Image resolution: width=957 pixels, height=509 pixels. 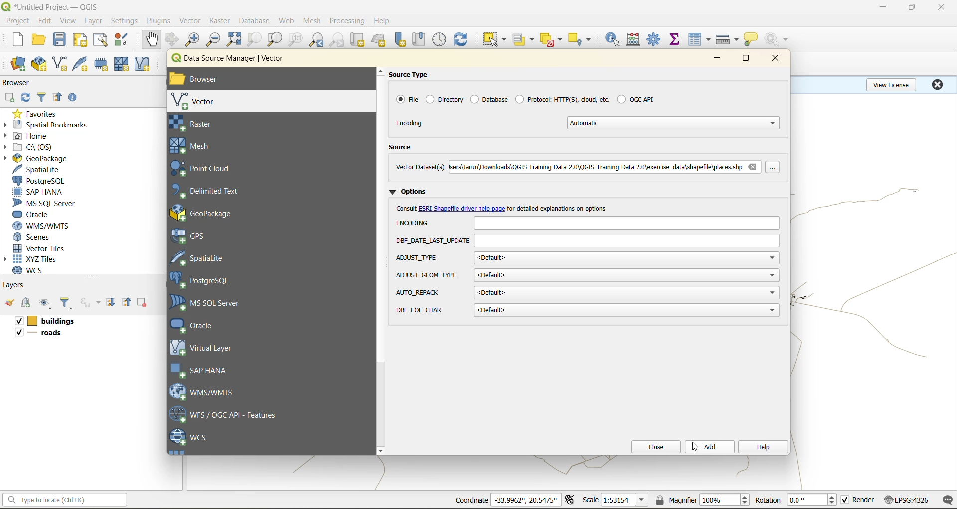 I want to click on scale, so click(x=590, y=499).